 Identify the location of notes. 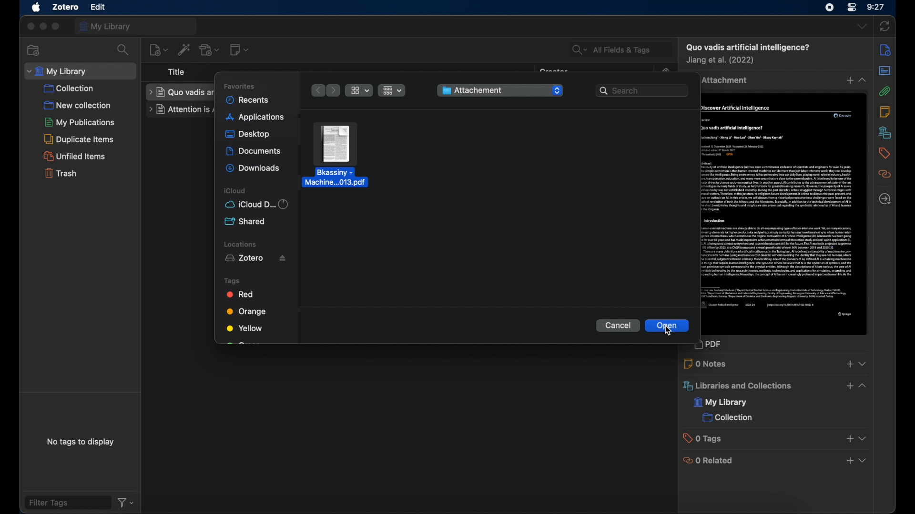
(885, 111).